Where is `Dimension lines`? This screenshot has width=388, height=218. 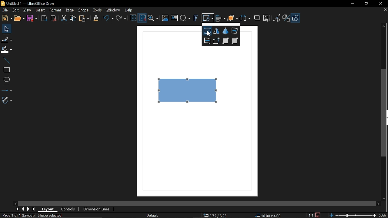 Dimension lines is located at coordinates (98, 210).